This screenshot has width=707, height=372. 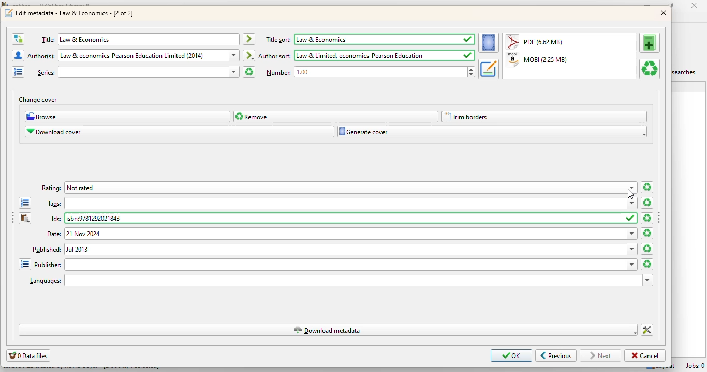 I want to click on published, so click(x=334, y=249).